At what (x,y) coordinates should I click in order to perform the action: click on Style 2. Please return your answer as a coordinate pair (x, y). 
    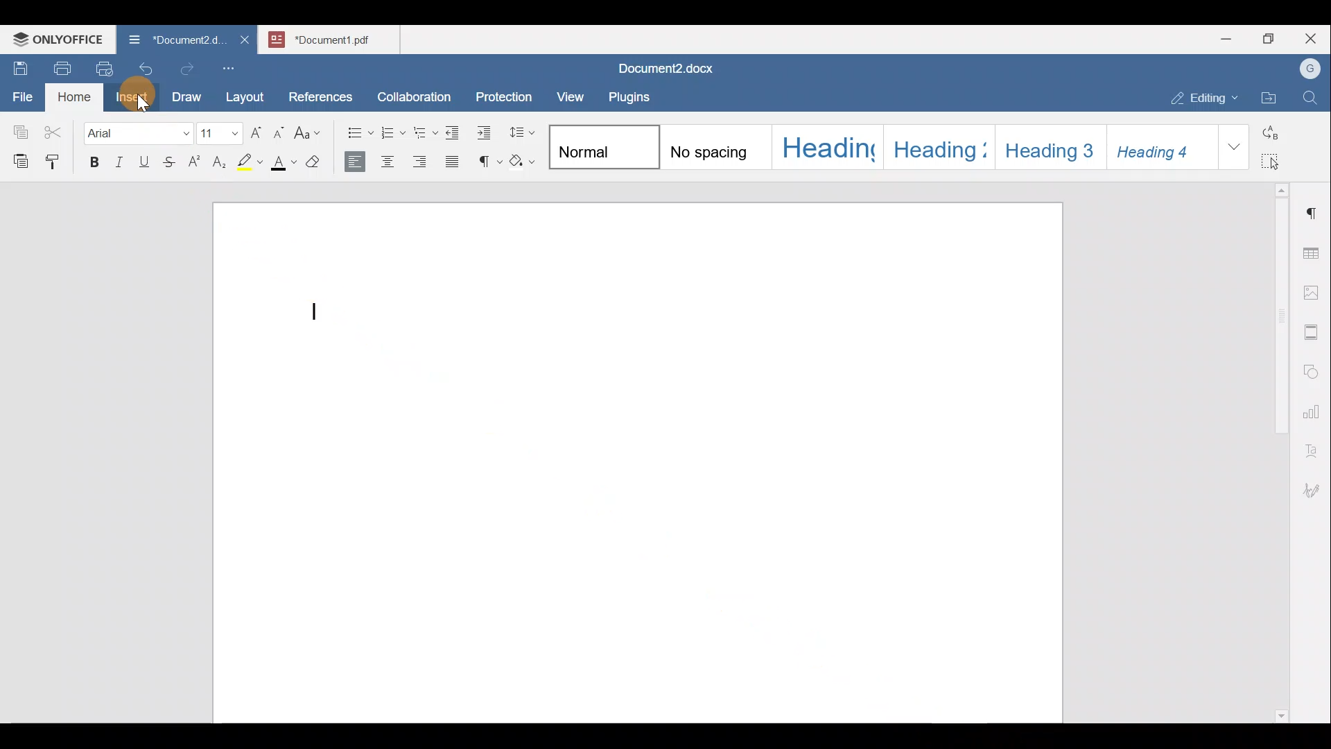
    Looking at the image, I should click on (712, 147).